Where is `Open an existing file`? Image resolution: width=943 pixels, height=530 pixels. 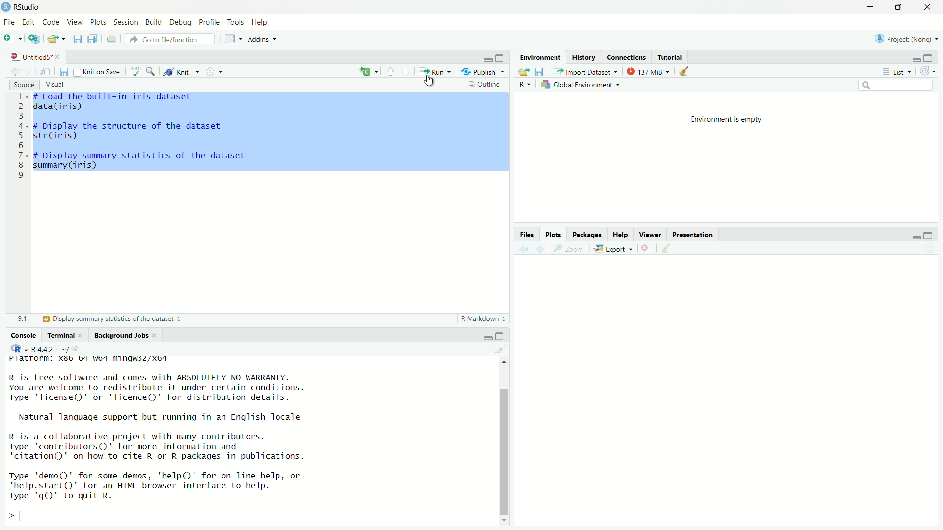
Open an existing file is located at coordinates (56, 39).